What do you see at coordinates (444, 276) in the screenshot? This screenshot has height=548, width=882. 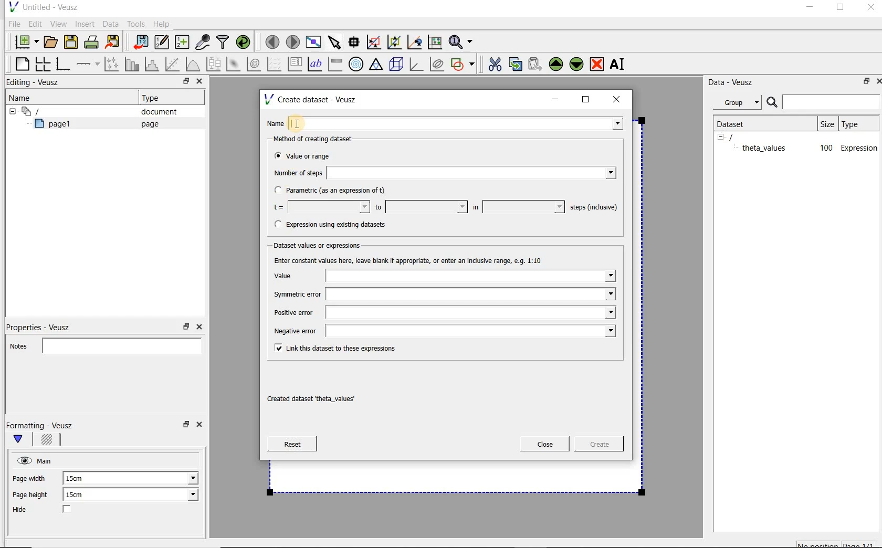 I see `Value` at bounding box center [444, 276].